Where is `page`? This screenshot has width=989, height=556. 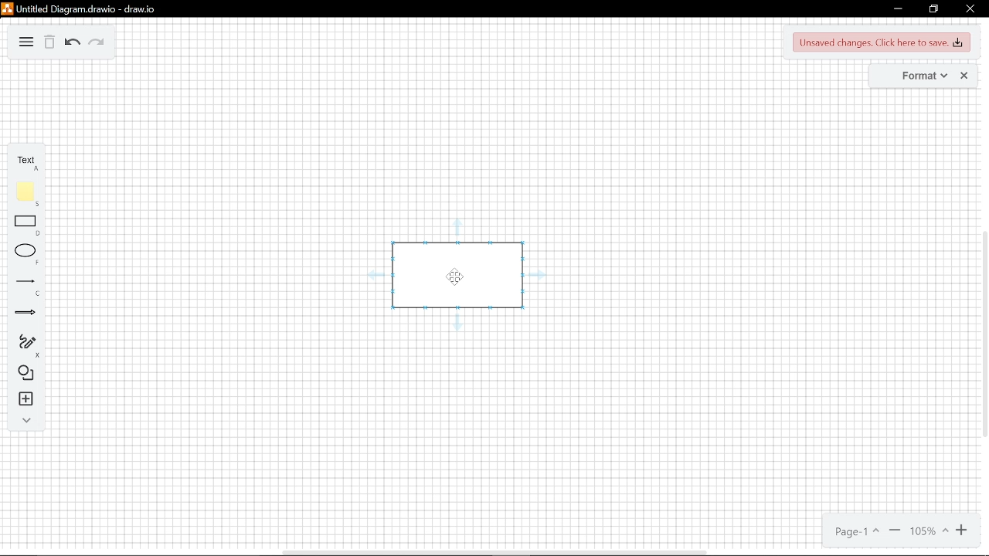
page is located at coordinates (855, 530).